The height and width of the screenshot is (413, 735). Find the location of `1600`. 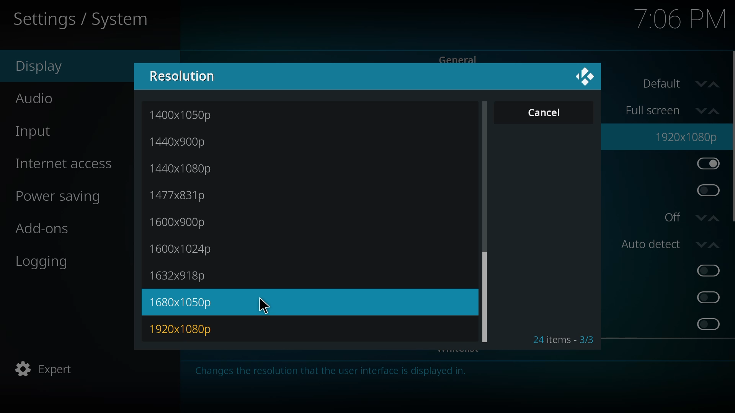

1600 is located at coordinates (181, 221).